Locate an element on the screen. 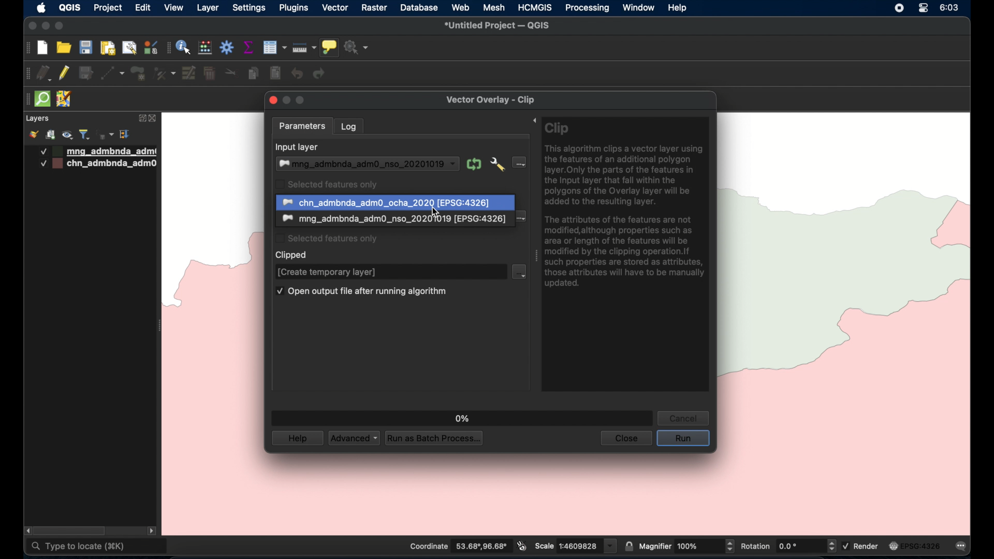 The image size is (994, 559). open output file after running algorithm is located at coordinates (362, 292).